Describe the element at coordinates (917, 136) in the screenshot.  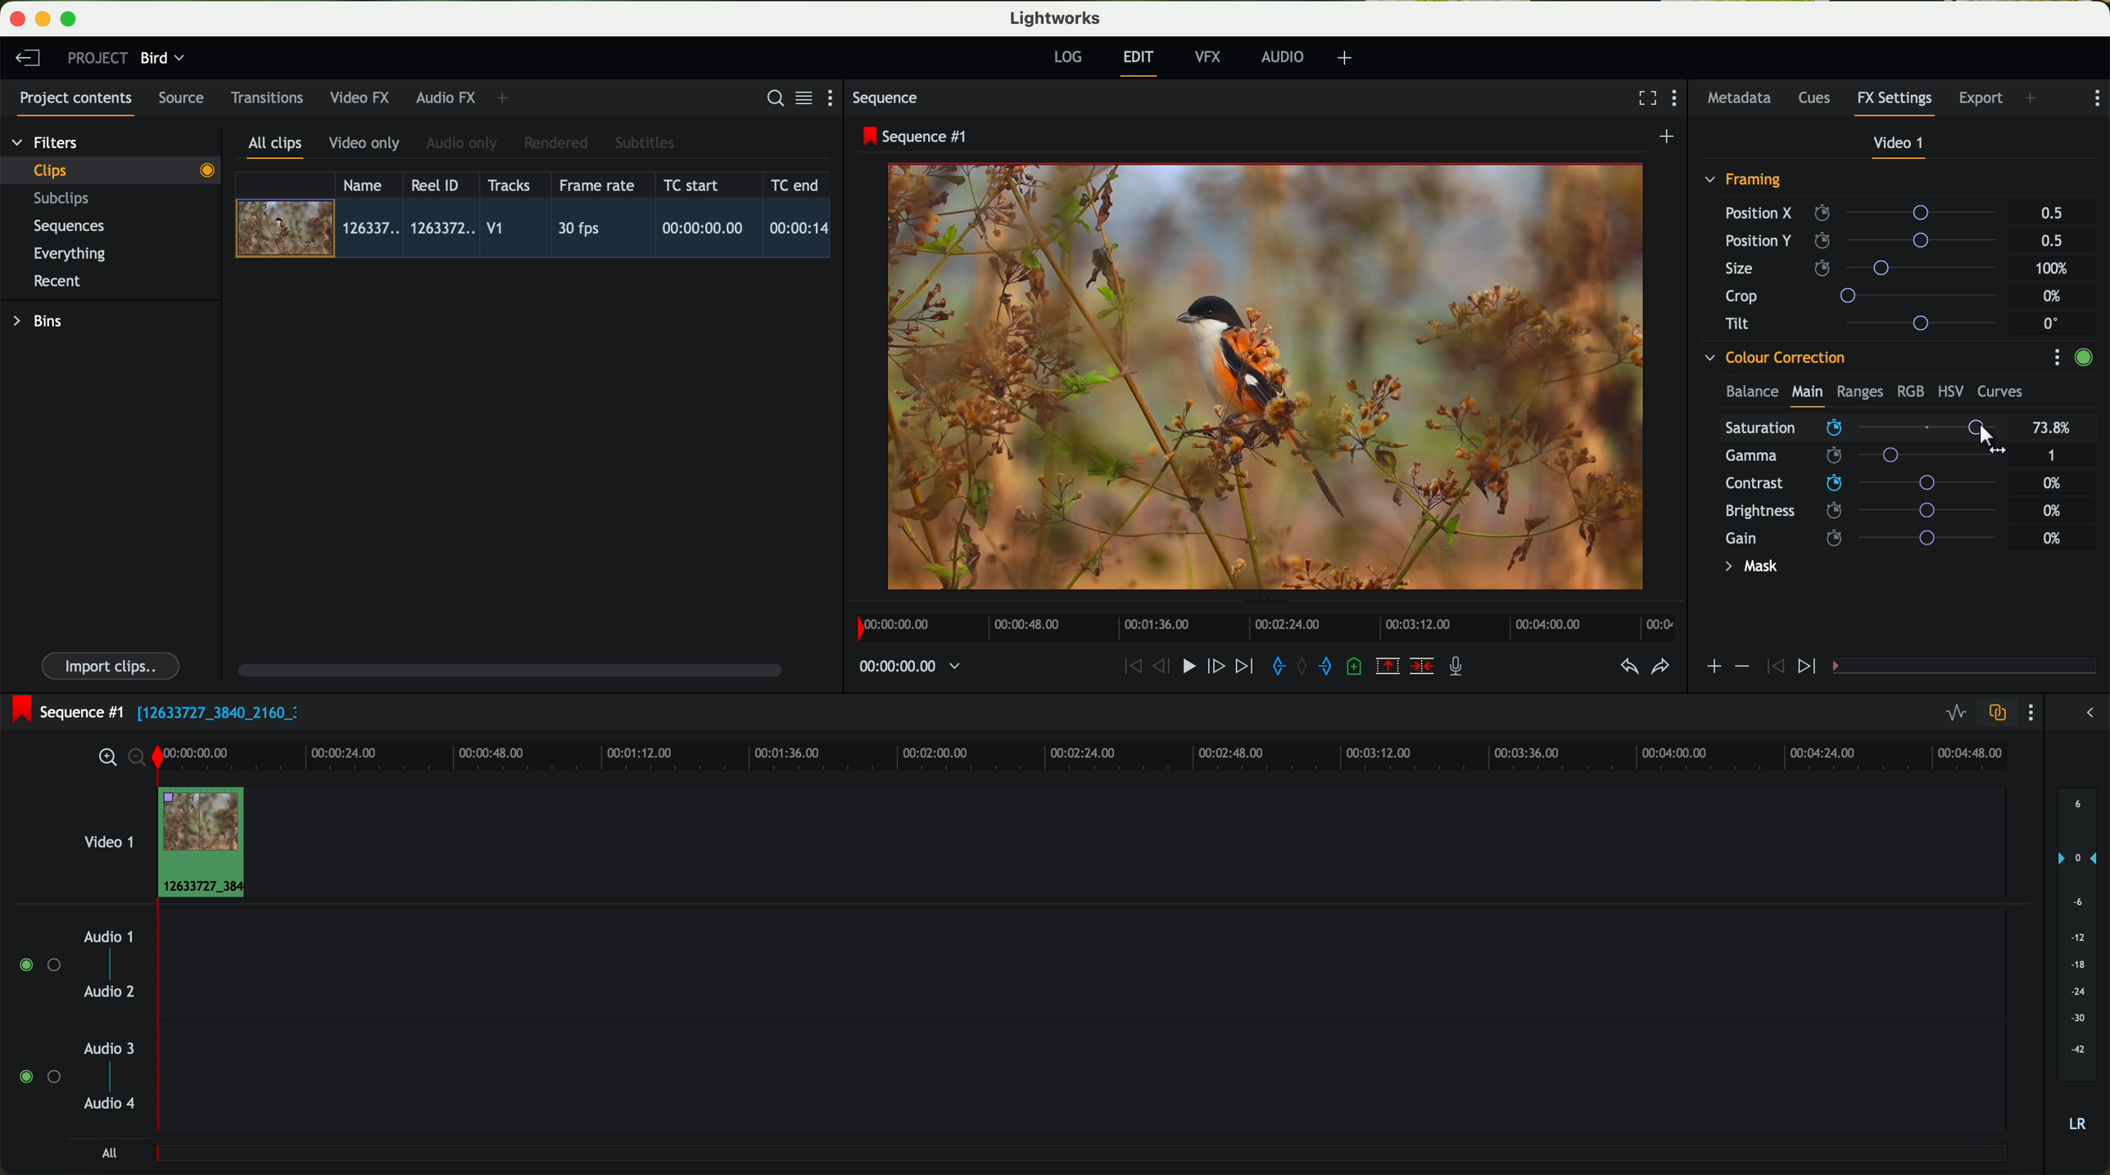
I see `sequence #1` at that location.